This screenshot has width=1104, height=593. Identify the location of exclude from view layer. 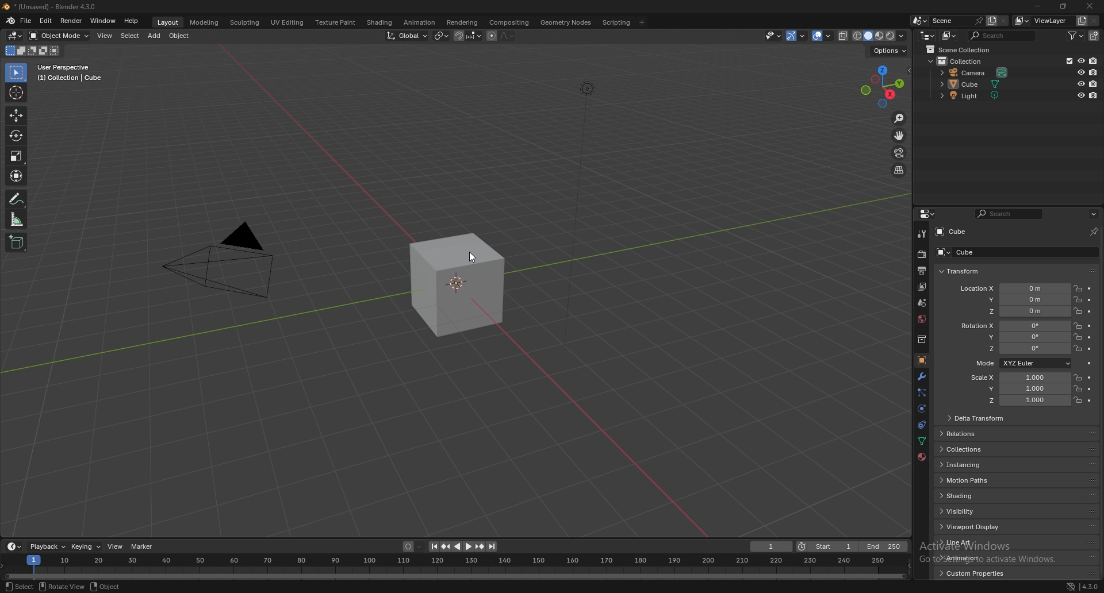
(1066, 60).